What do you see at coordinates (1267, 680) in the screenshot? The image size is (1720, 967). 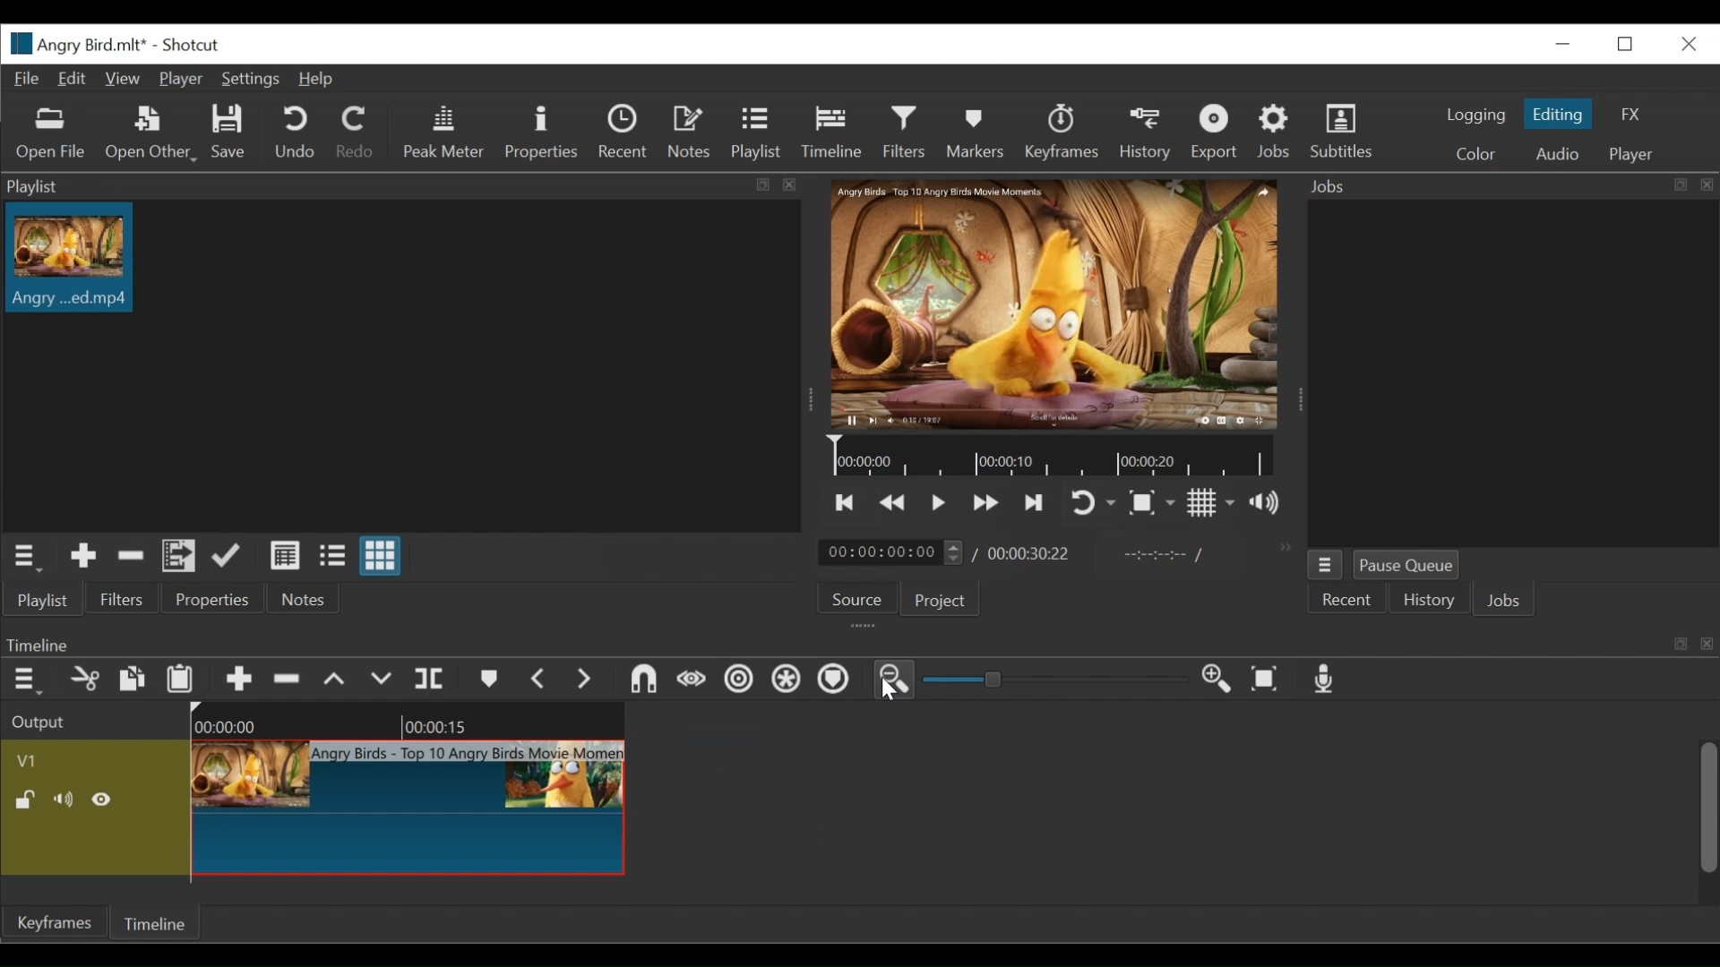 I see `Zoom timeline to fit` at bounding box center [1267, 680].